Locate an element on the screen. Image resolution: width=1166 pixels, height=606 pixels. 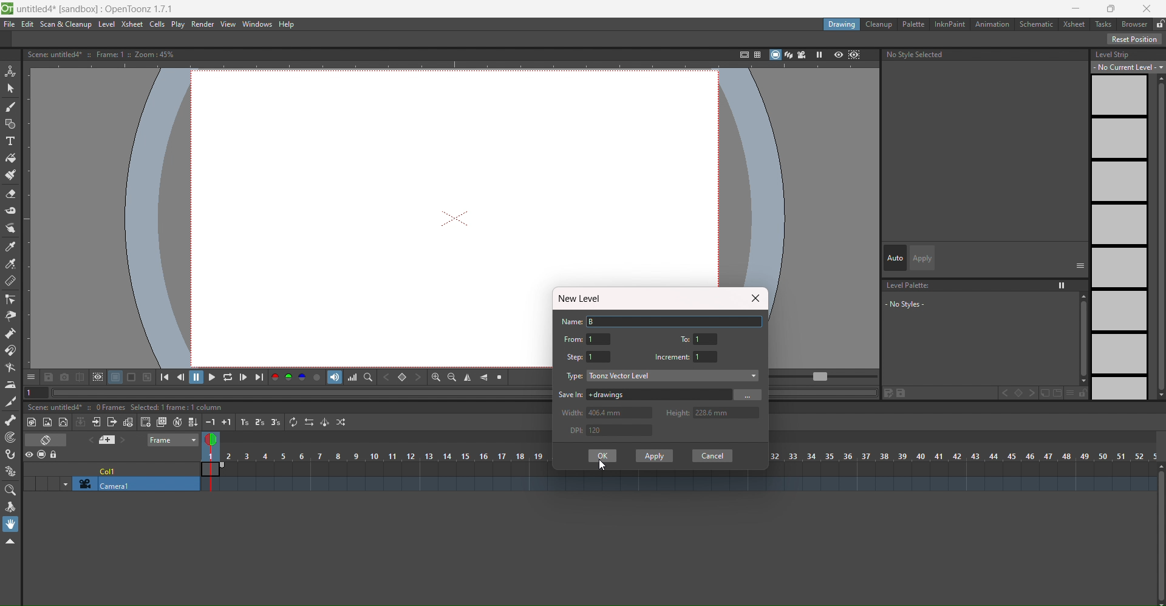
animation tool is located at coordinates (11, 72).